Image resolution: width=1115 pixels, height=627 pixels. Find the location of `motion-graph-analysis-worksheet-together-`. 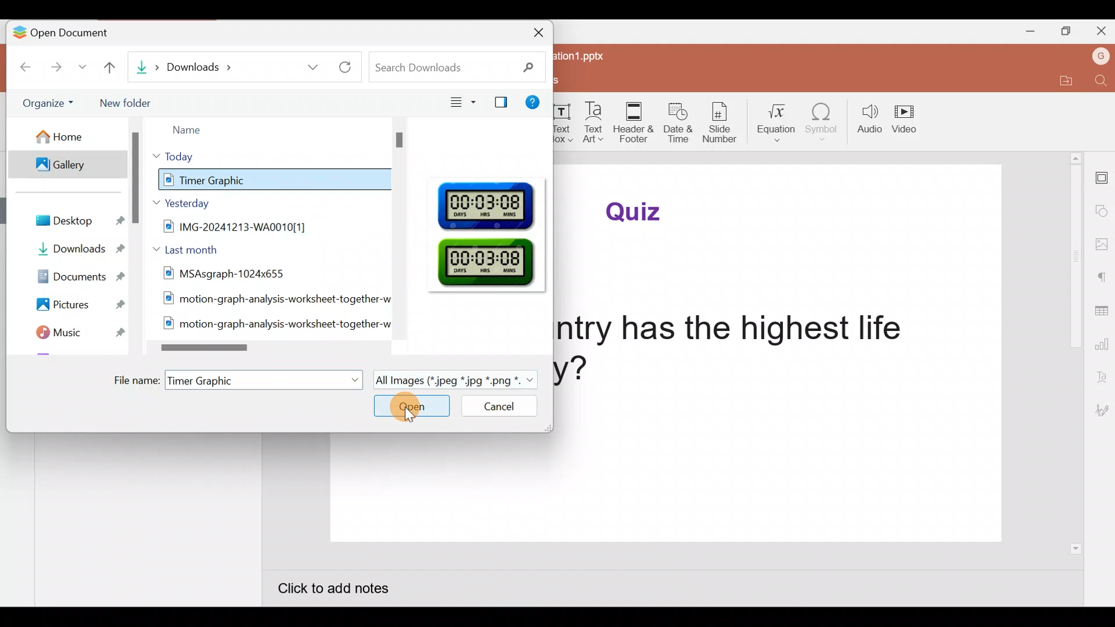

motion-graph-analysis-worksheet-together- is located at coordinates (274, 325).